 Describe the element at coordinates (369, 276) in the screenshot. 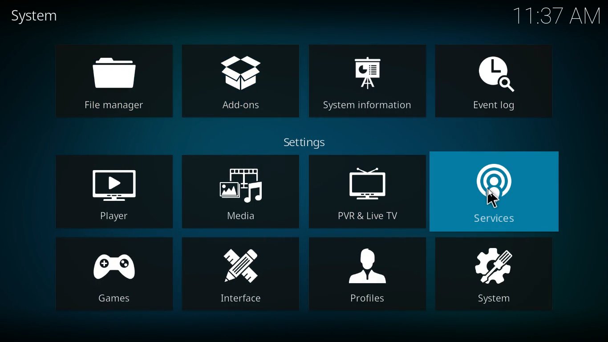

I see `profiles` at that location.